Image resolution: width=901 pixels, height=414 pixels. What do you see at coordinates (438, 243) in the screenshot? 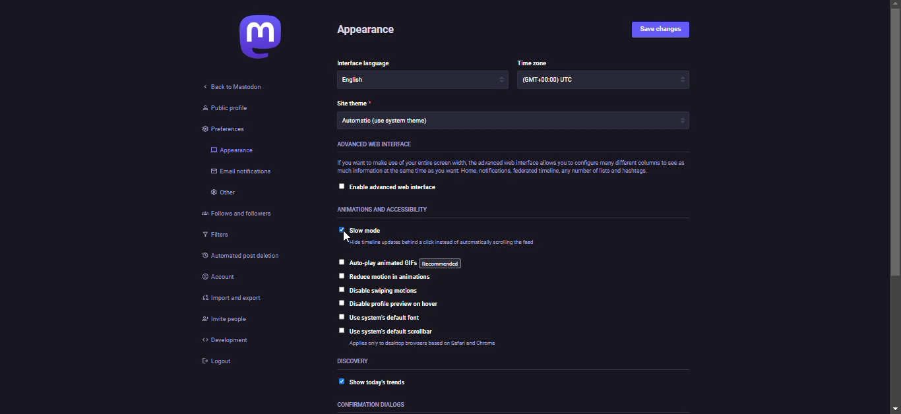
I see `Hide timeline updates behind a click instead of automatically scrolling the tool.` at bounding box center [438, 243].